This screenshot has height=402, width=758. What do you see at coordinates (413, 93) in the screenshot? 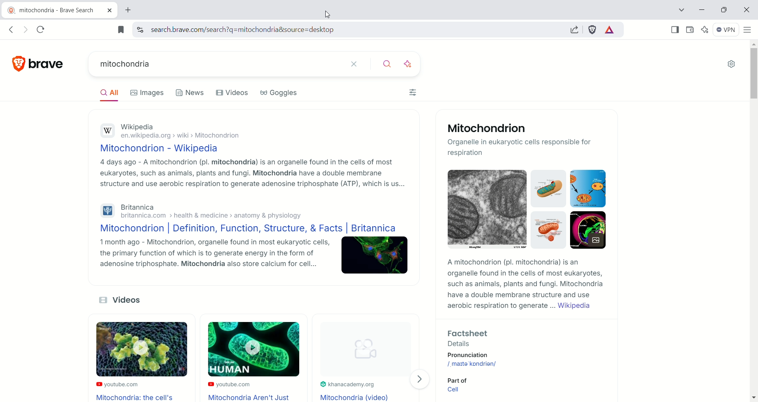
I see `filter` at bounding box center [413, 93].